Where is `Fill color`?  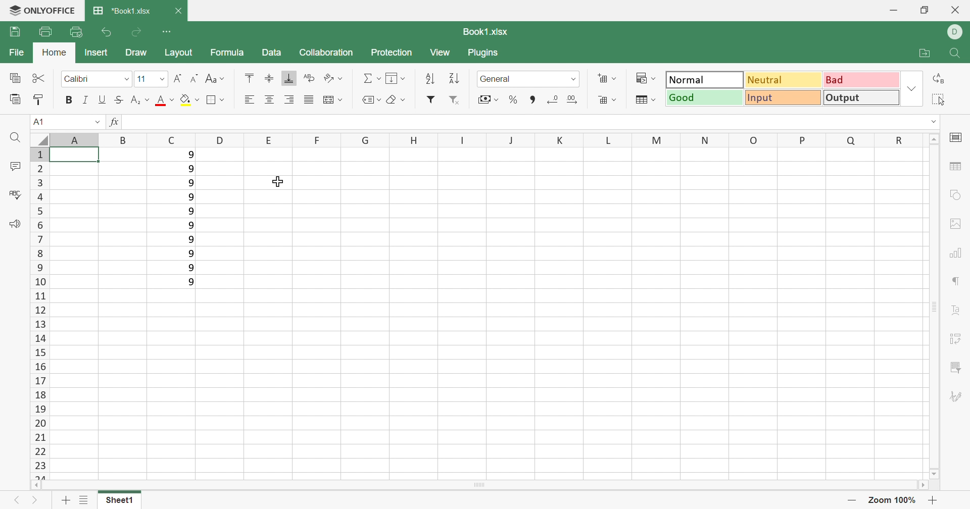 Fill color is located at coordinates (189, 99).